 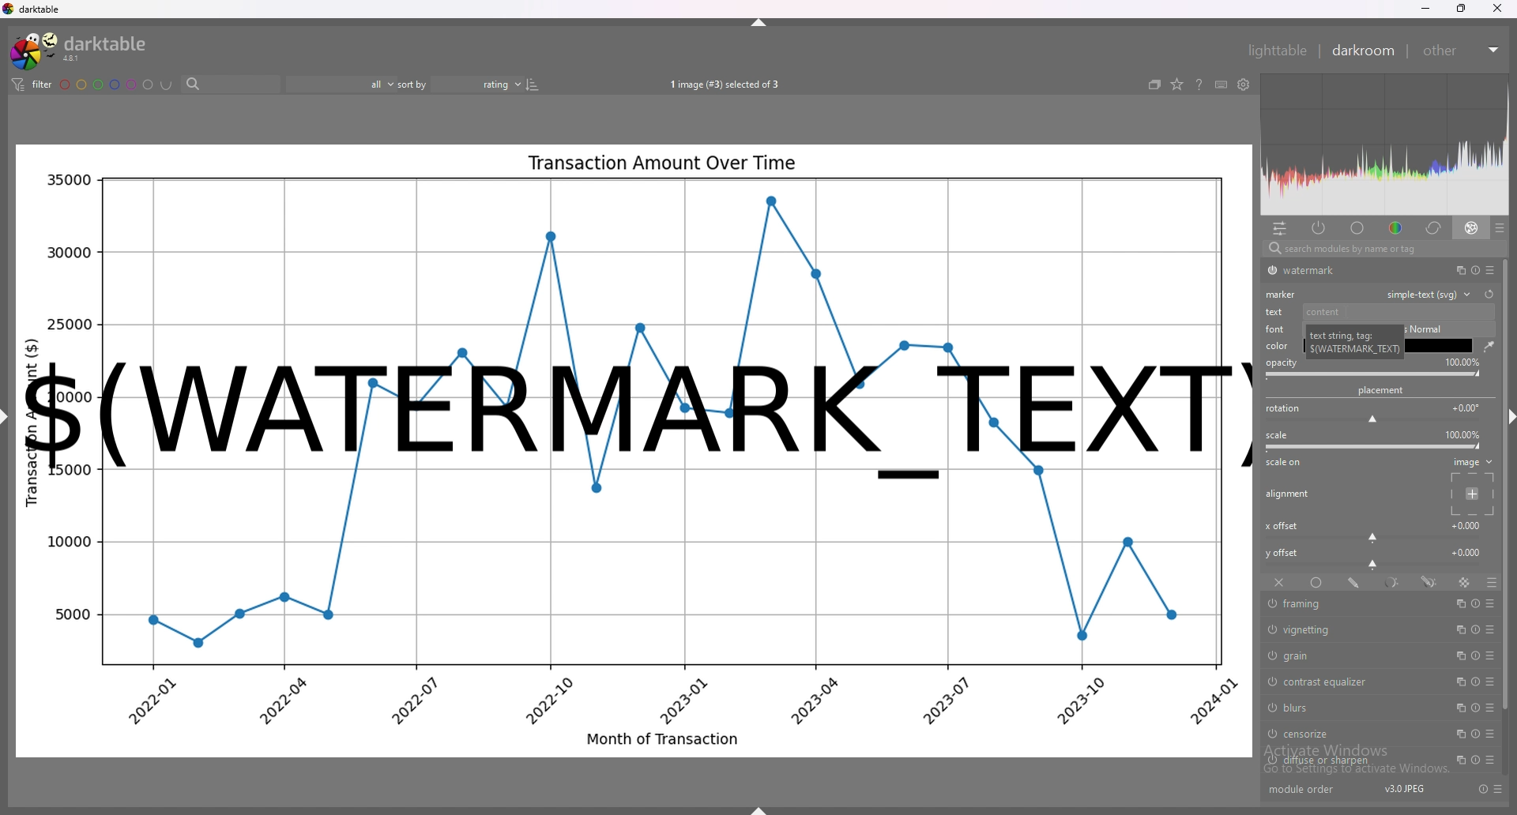 I want to click on presets, so click(x=1488, y=760).